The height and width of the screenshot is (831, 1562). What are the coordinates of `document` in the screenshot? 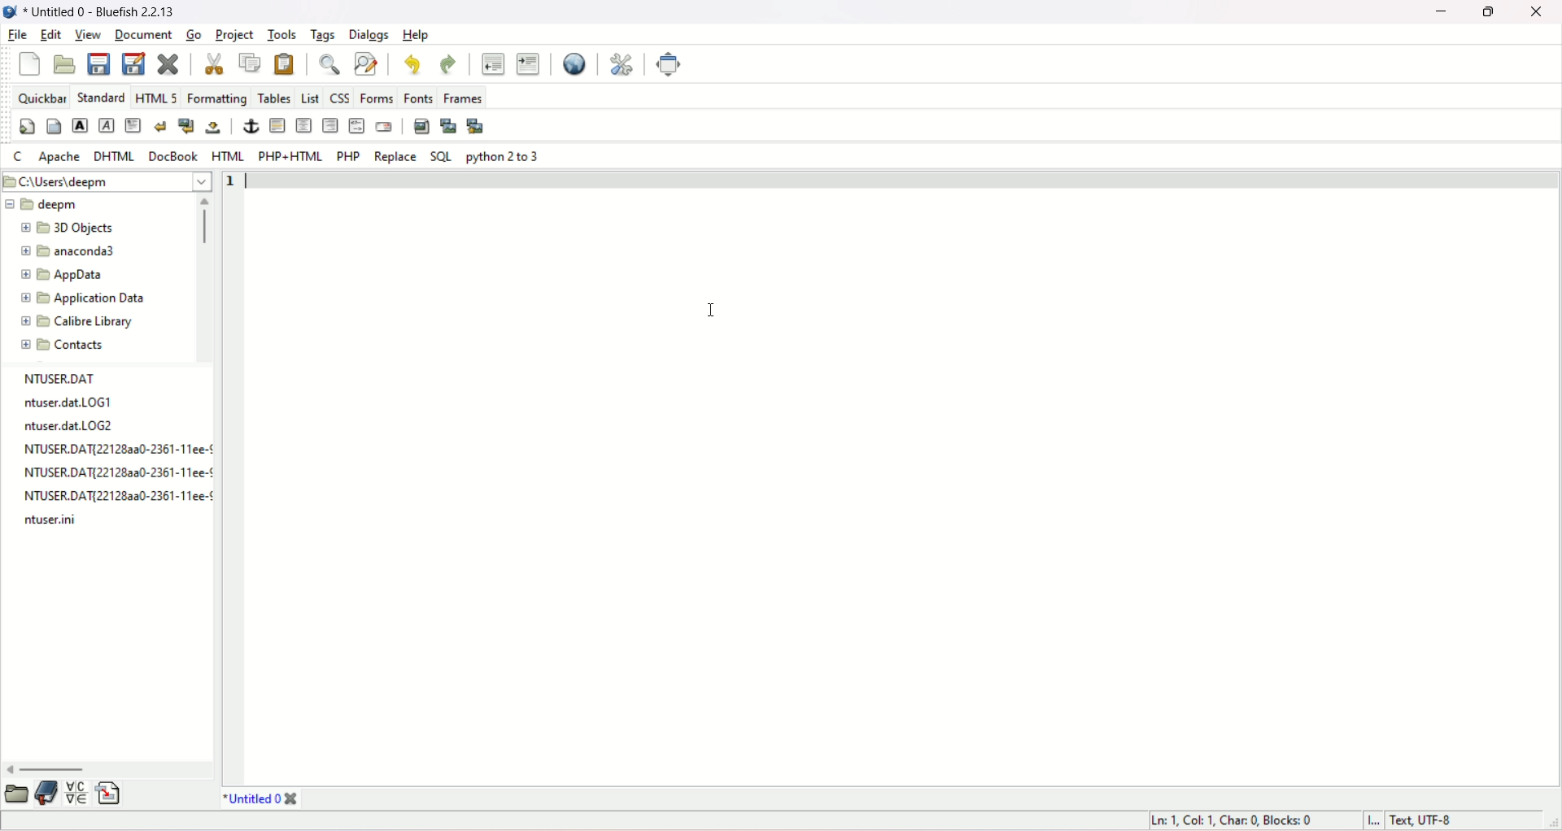 It's located at (142, 36).